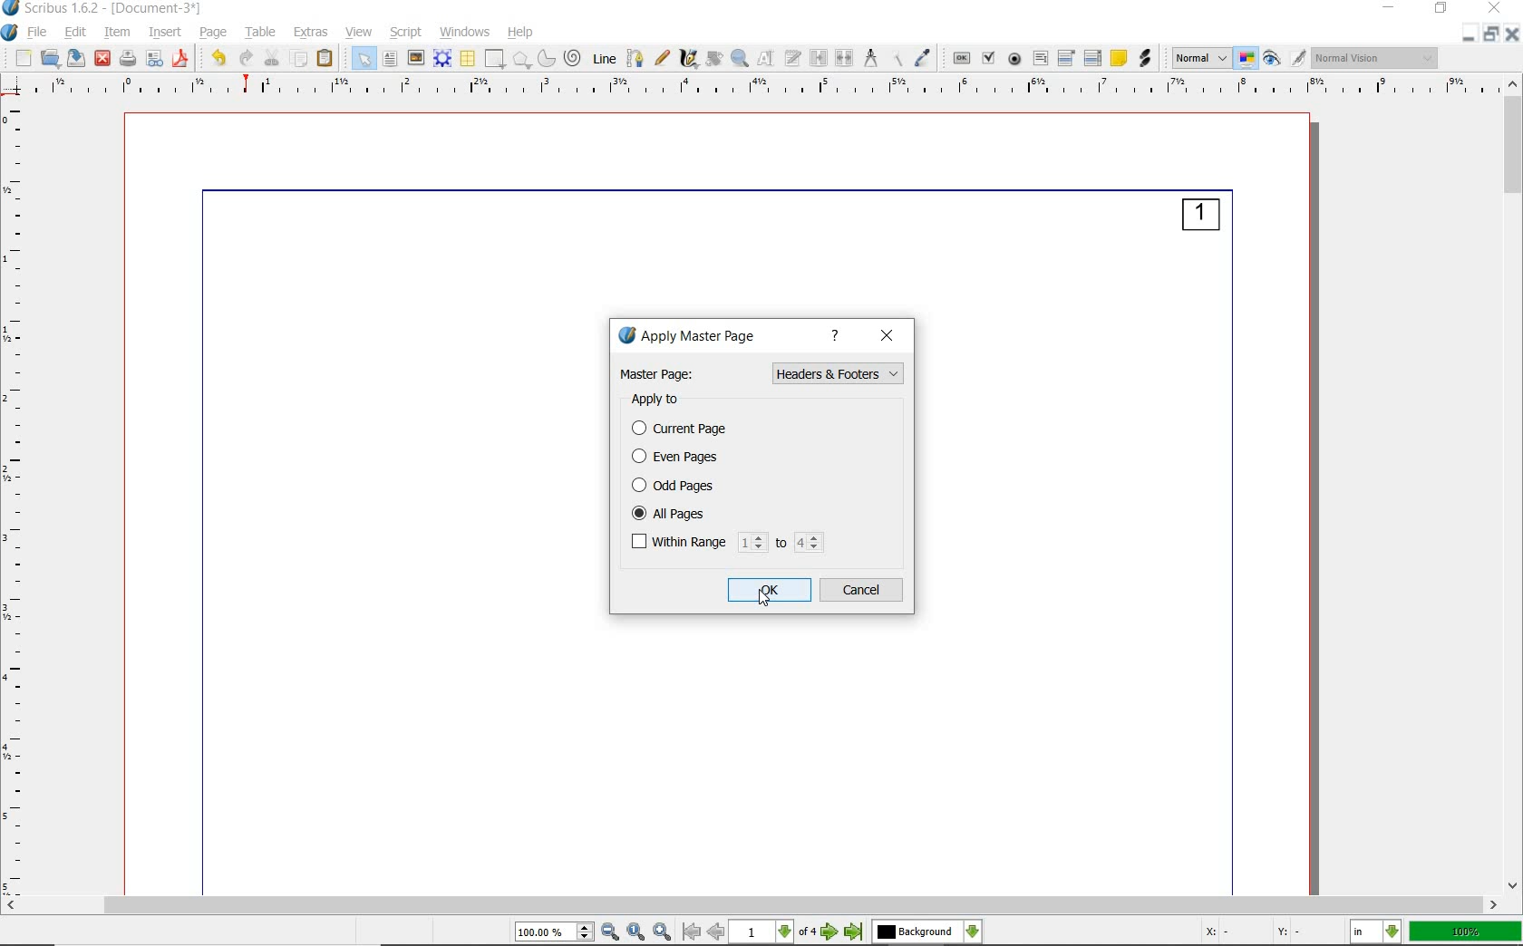 Image resolution: width=1523 pixels, height=946 pixels. What do you see at coordinates (466, 34) in the screenshot?
I see `windows` at bounding box center [466, 34].